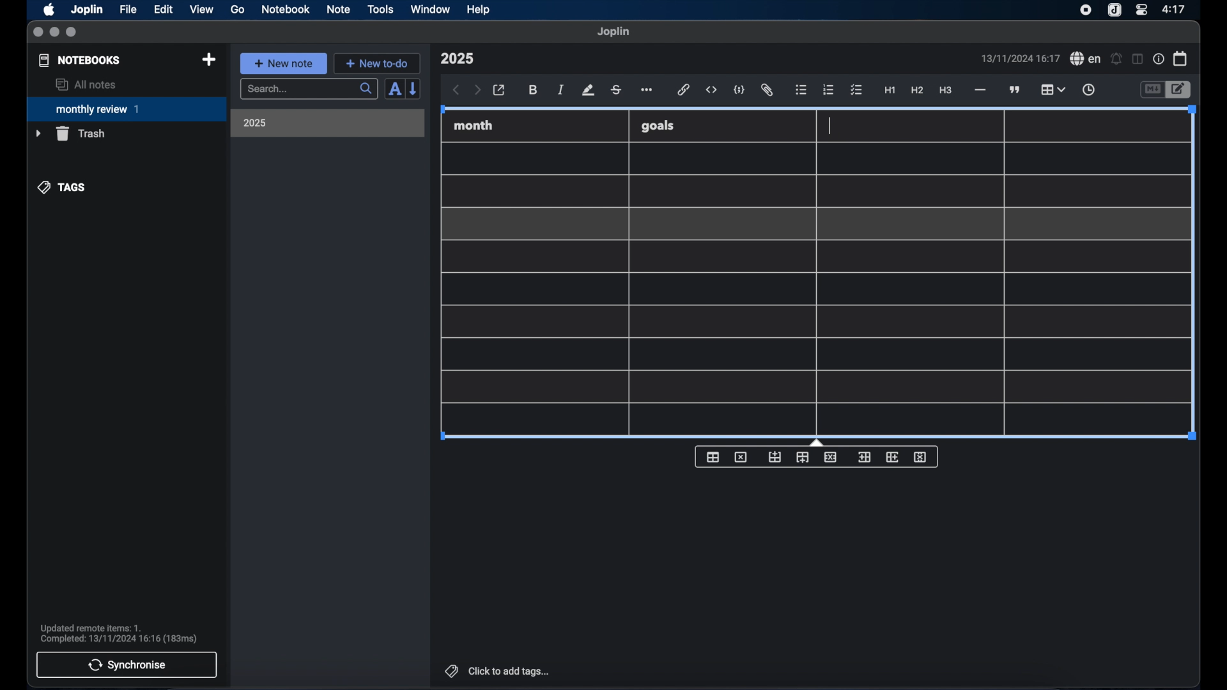 Image resolution: width=1227 pixels, height=690 pixels. Describe the element at coordinates (477, 91) in the screenshot. I see `forward` at that location.